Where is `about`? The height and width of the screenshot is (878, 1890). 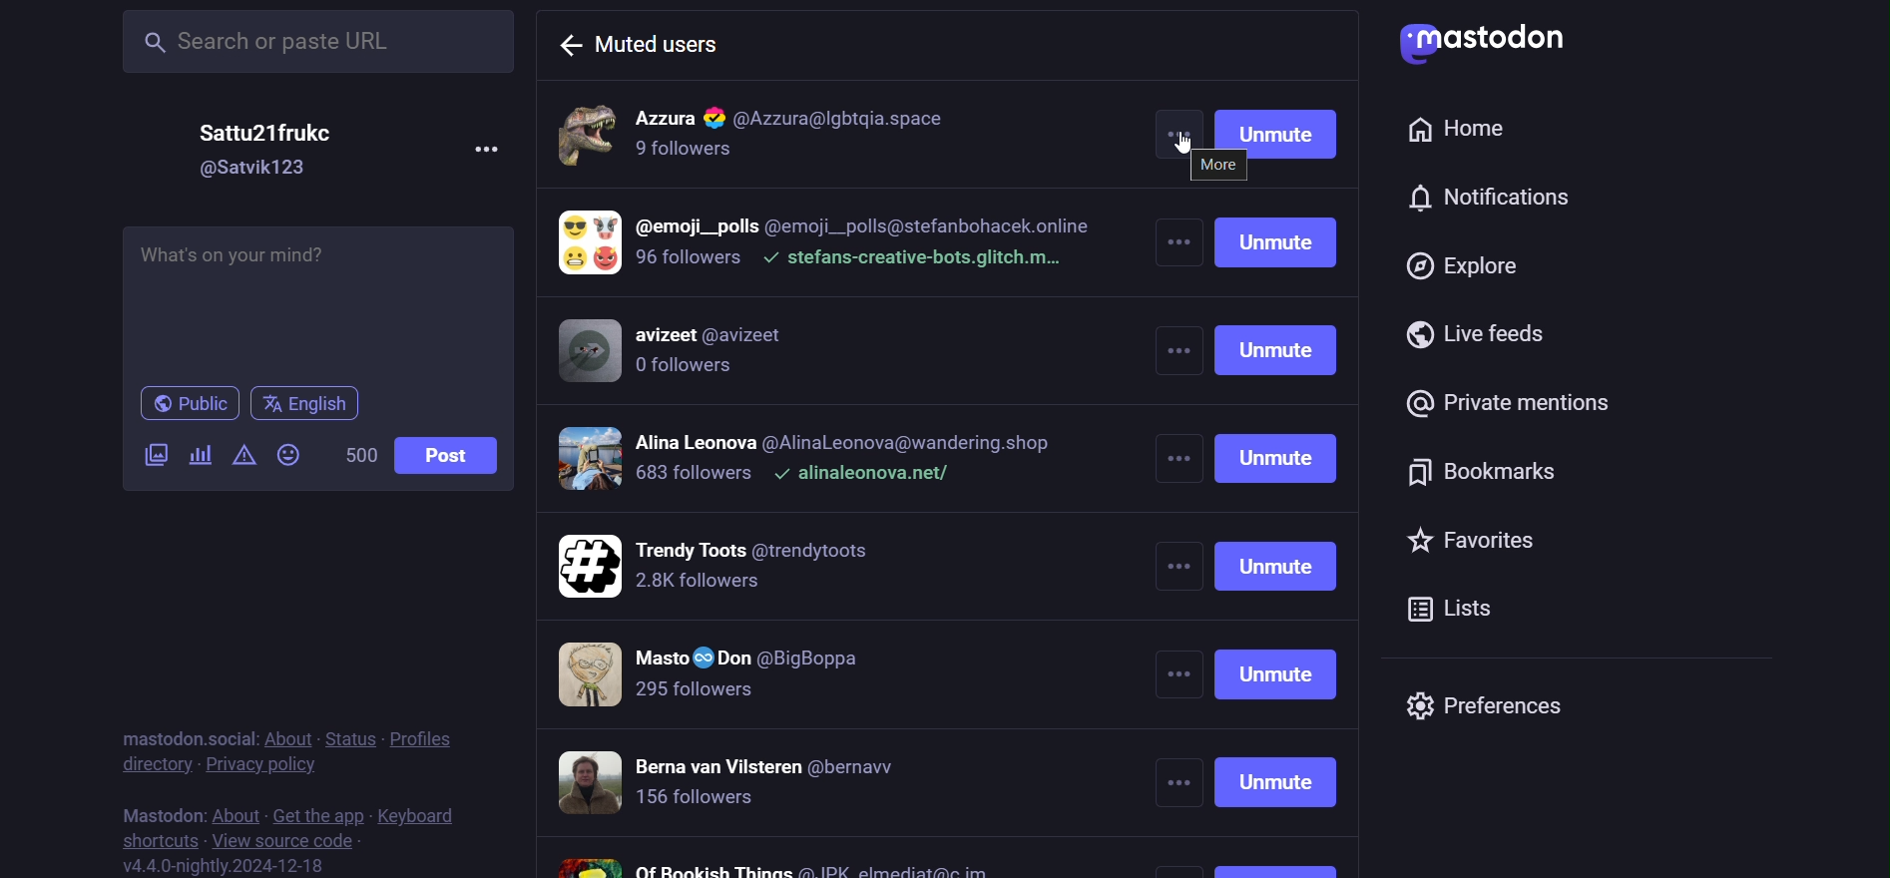
about is located at coordinates (289, 737).